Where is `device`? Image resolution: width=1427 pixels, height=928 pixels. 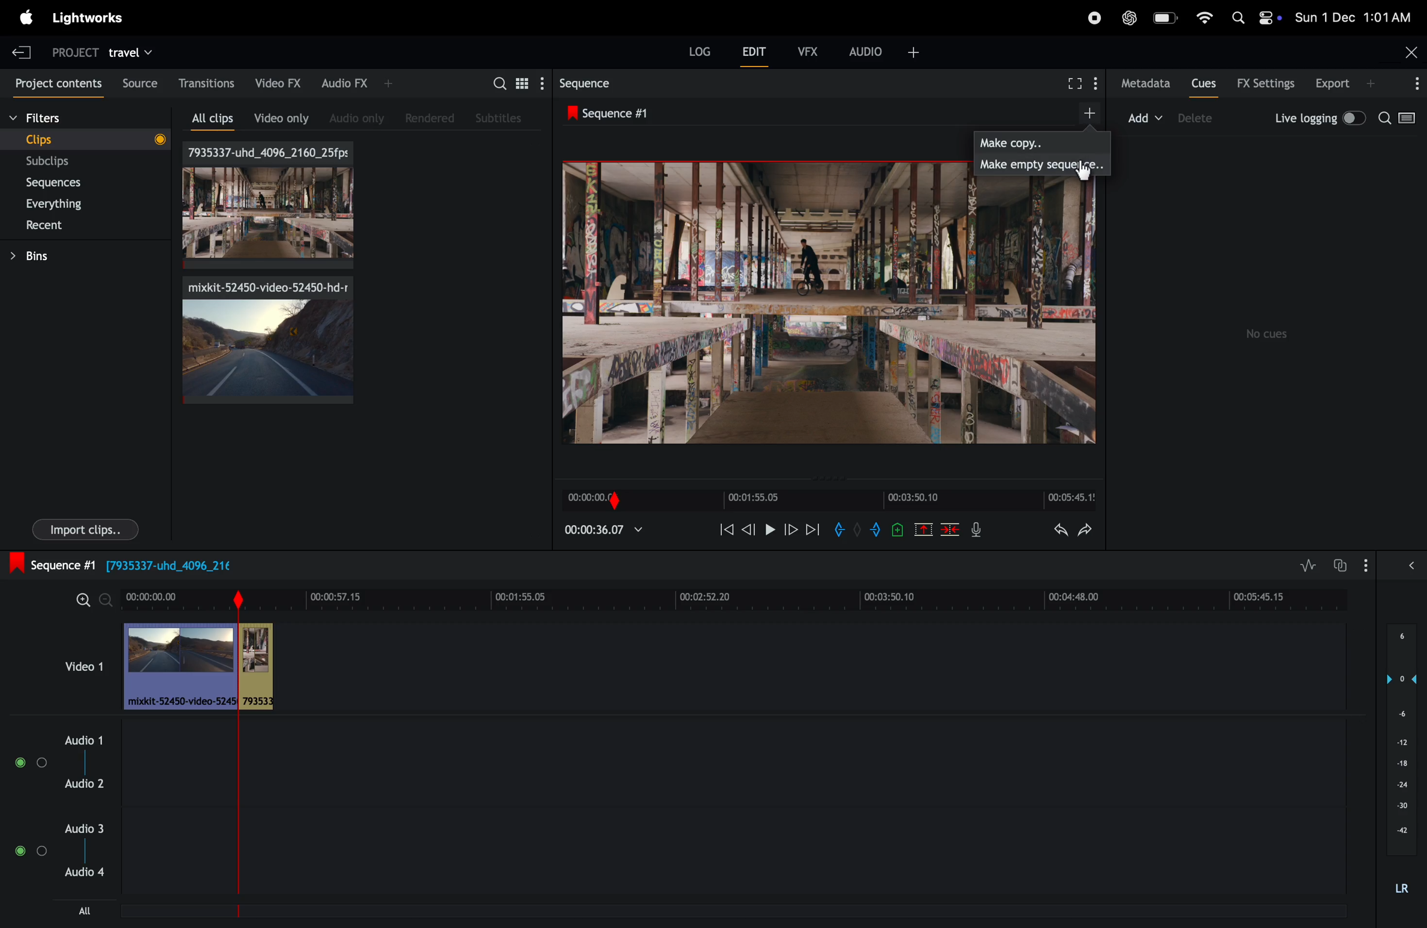 device is located at coordinates (1197, 117).